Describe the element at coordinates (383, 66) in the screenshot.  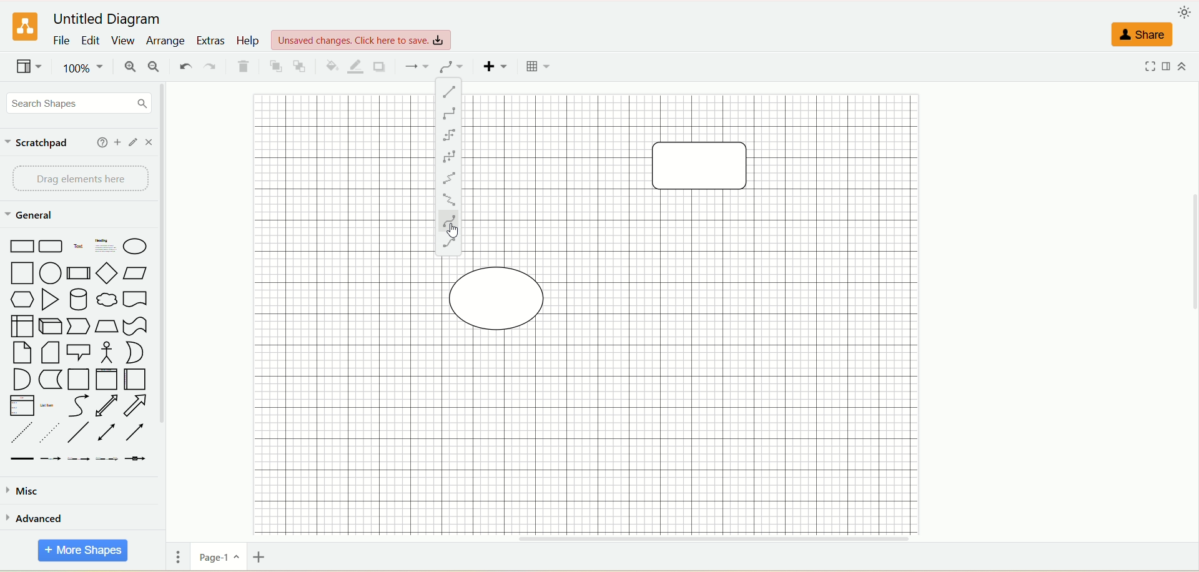
I see `shadow` at that location.